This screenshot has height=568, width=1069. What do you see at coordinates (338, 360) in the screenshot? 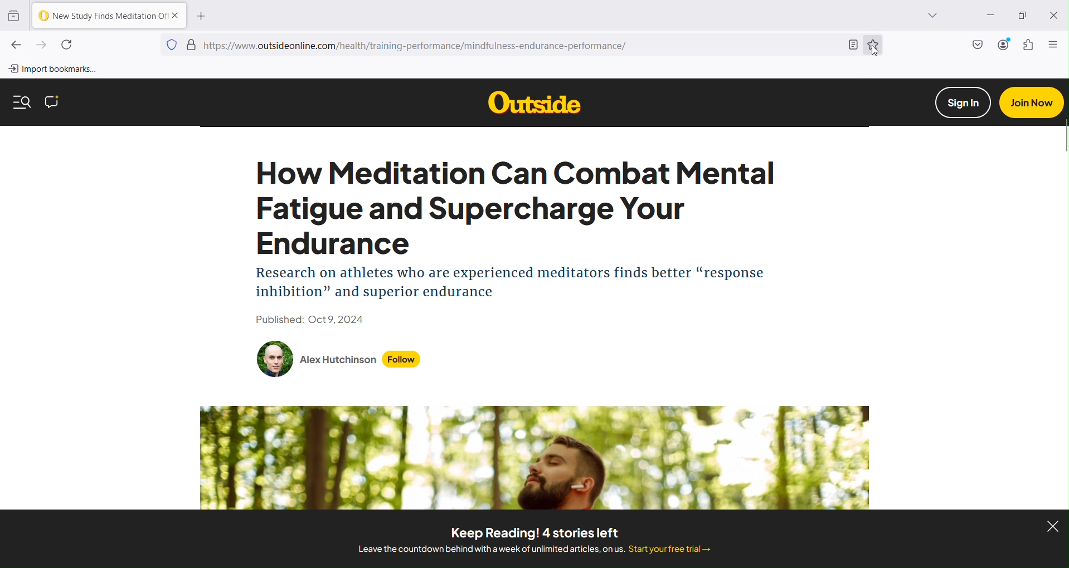
I see `Author name` at bounding box center [338, 360].